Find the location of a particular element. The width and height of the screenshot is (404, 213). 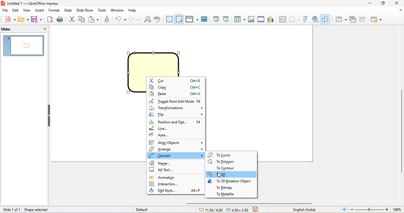

chart is located at coordinates (273, 19).